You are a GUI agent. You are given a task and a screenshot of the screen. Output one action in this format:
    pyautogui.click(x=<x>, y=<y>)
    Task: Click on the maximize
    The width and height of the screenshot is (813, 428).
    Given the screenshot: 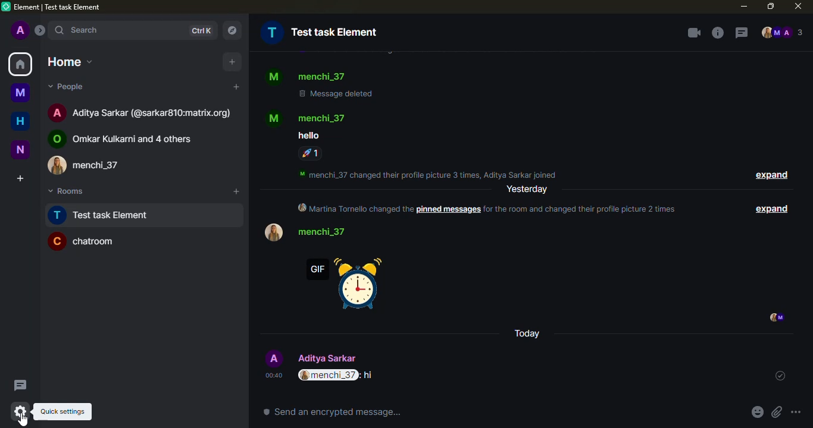 What is the action you would take?
    pyautogui.click(x=770, y=5)
    